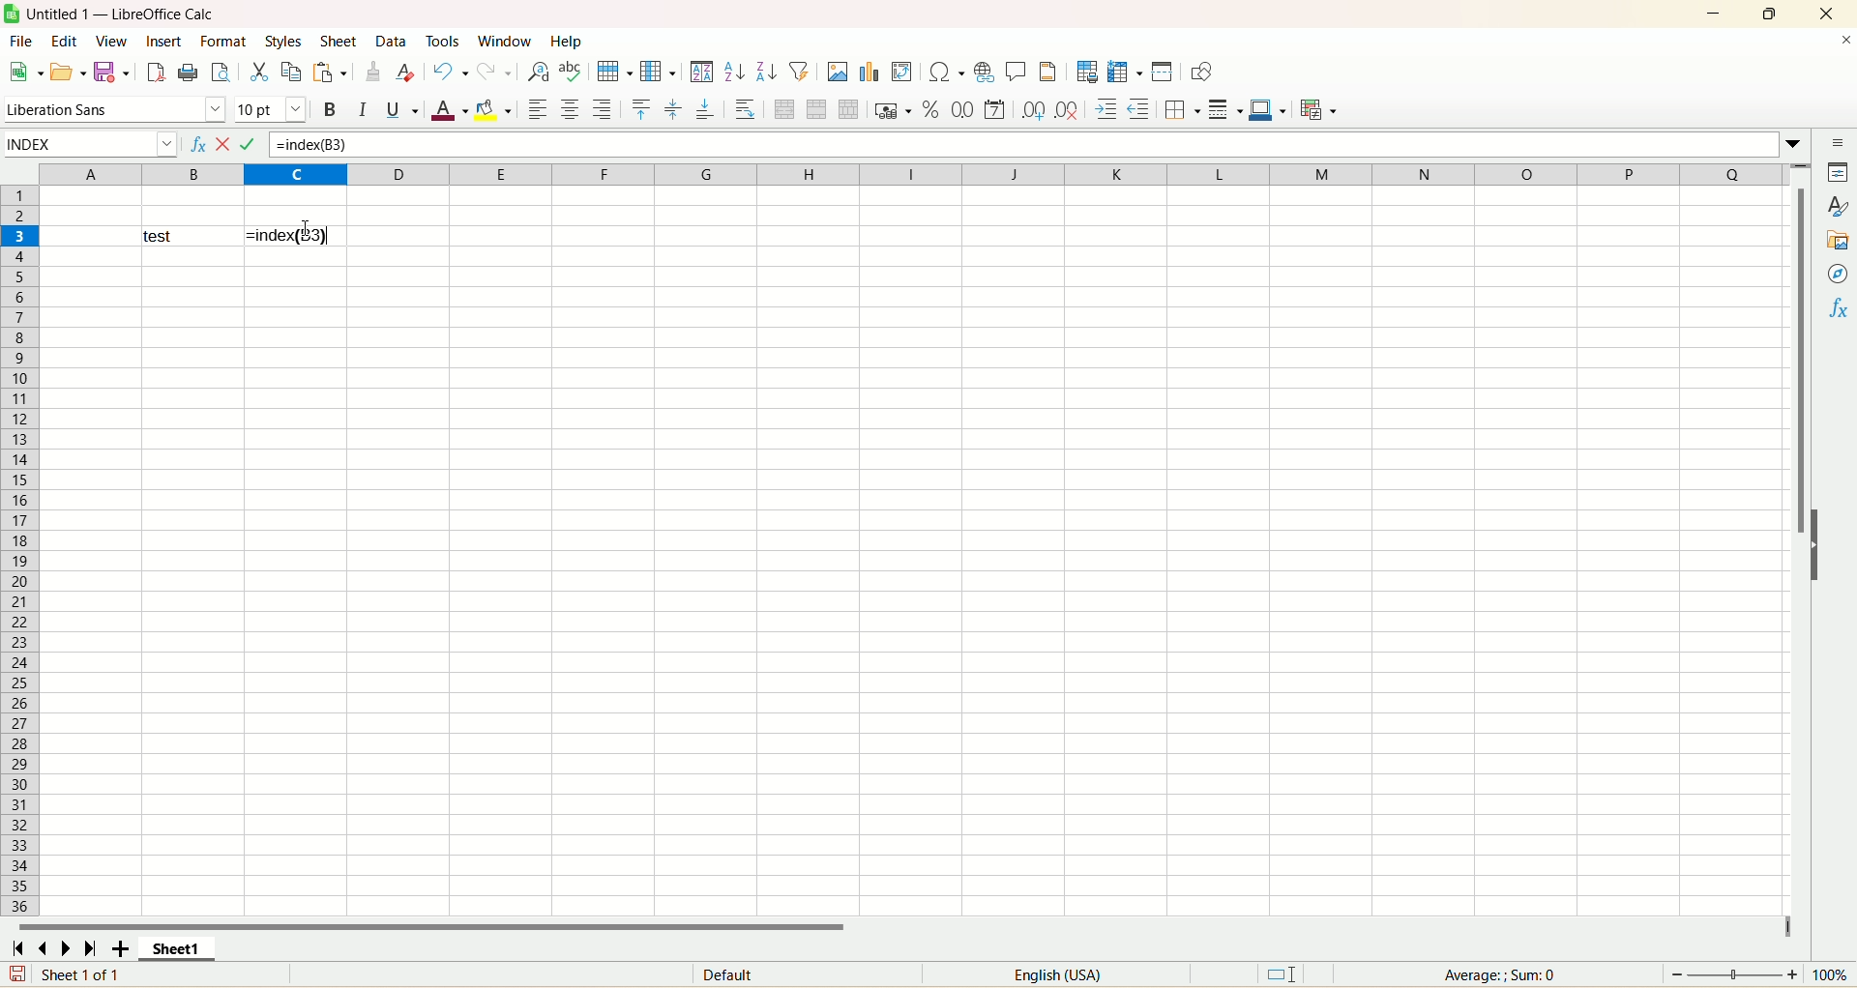 The height and width of the screenshot is (988, 1857). Describe the element at coordinates (154, 73) in the screenshot. I see `export as pdf` at that location.